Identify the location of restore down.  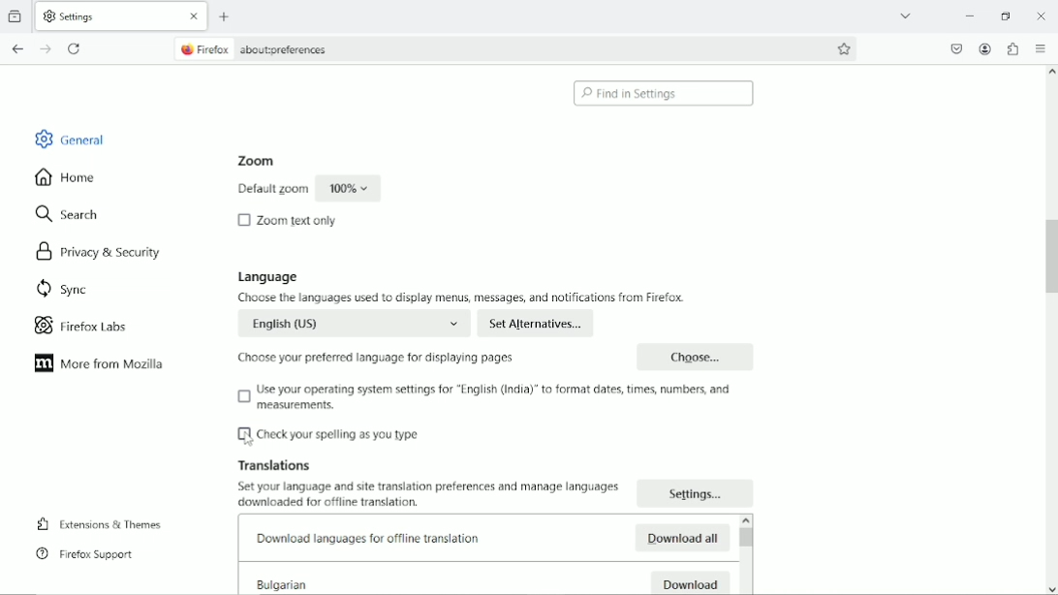
(1006, 16).